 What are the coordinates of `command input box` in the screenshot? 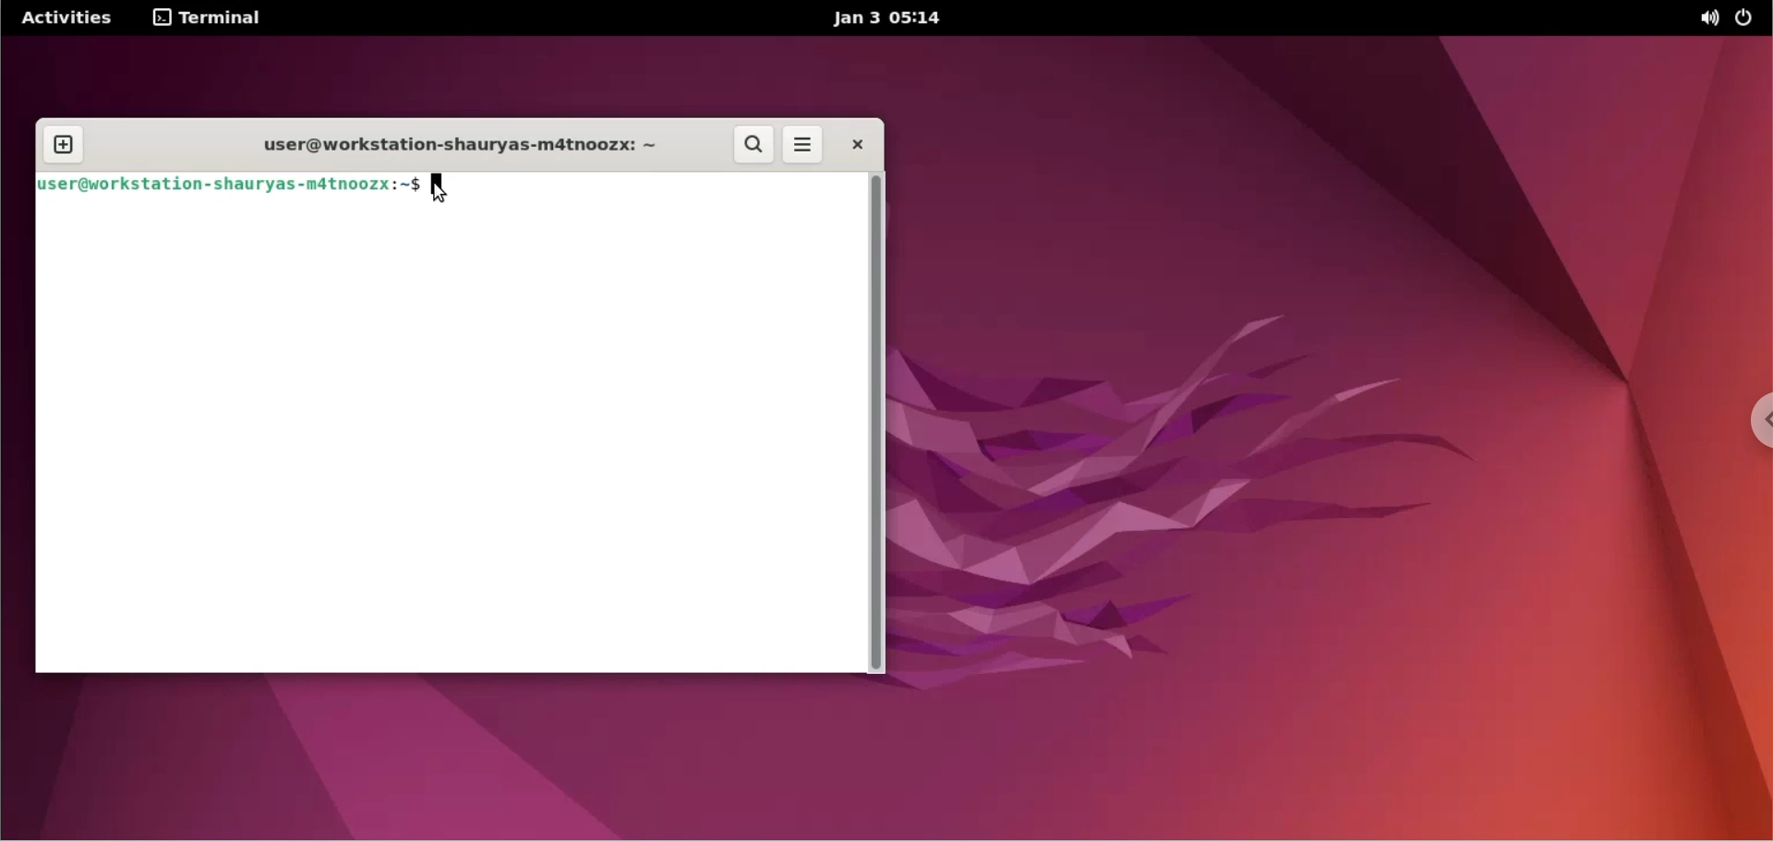 It's located at (448, 441).